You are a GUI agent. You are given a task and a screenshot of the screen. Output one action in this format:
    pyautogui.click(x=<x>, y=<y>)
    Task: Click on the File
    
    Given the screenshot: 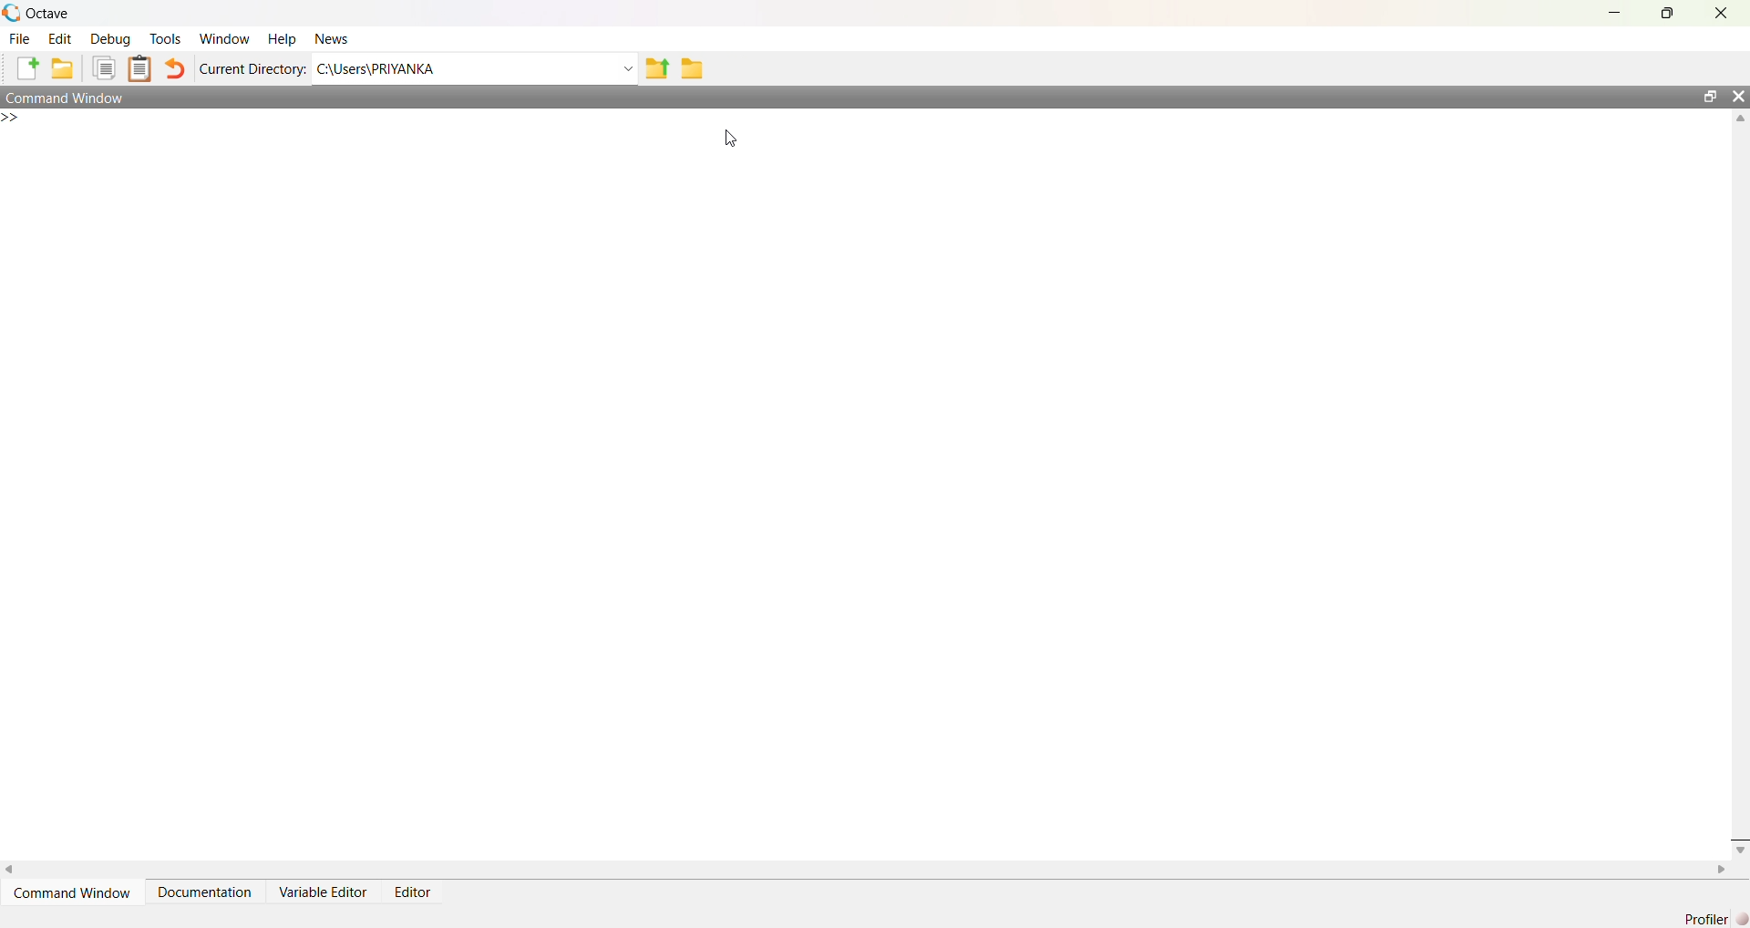 What is the action you would take?
    pyautogui.click(x=17, y=41)
    